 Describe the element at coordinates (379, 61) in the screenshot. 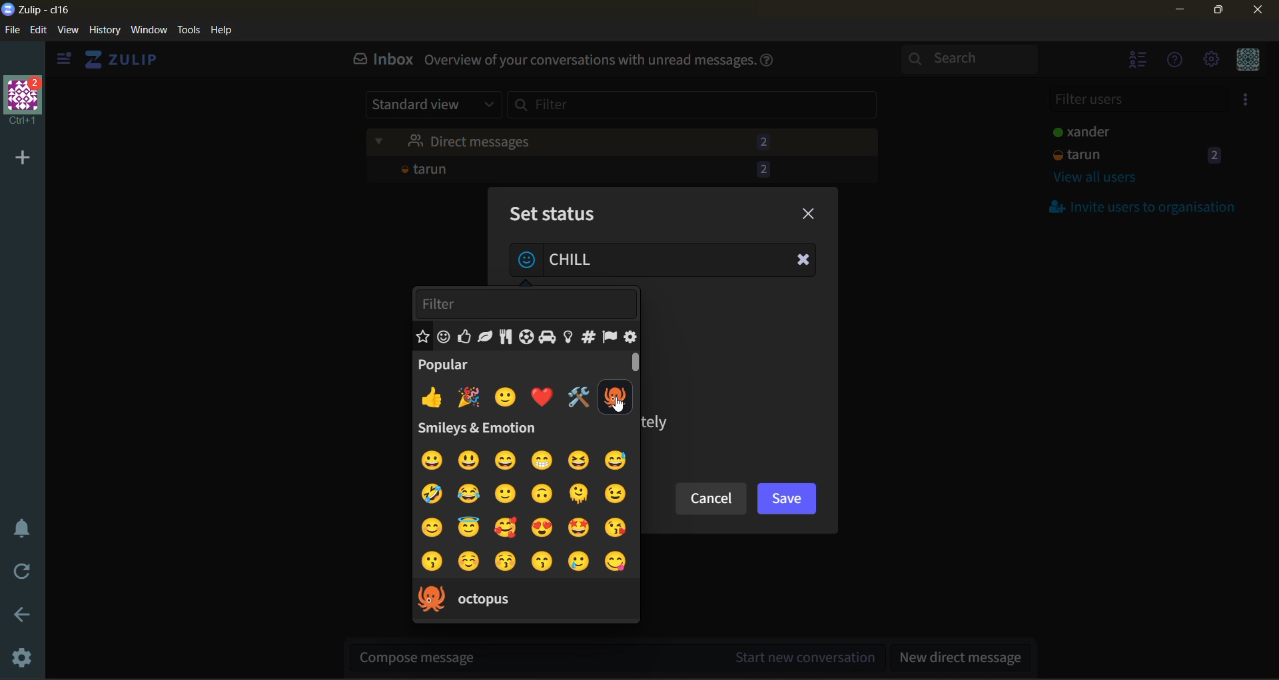

I see `inbox` at that location.